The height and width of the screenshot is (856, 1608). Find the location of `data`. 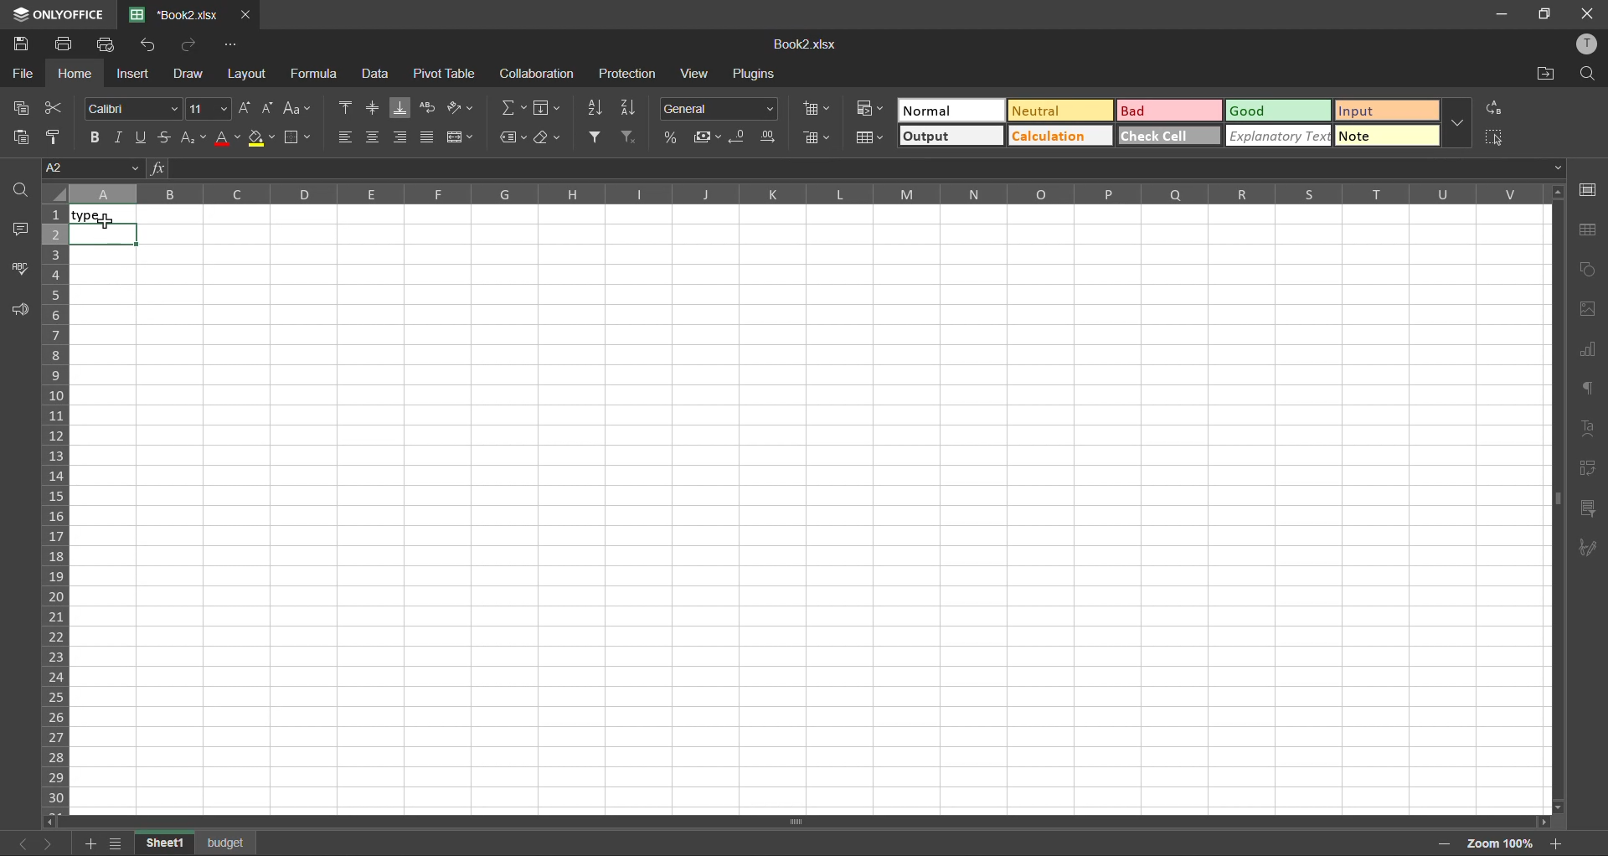

data is located at coordinates (380, 75).